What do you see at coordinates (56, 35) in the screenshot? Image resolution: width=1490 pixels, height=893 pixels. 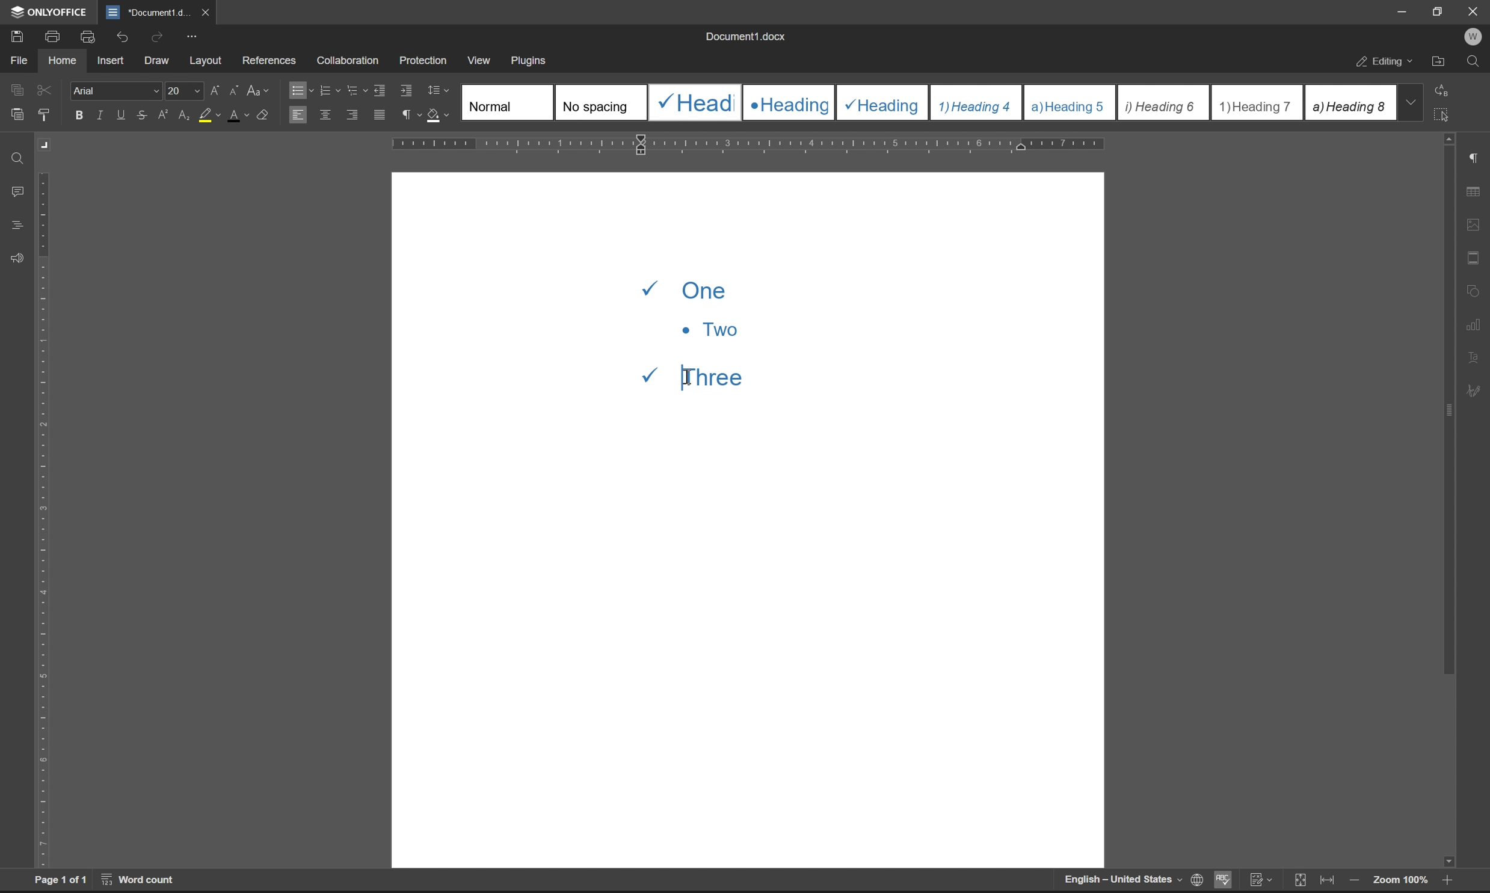 I see `print` at bounding box center [56, 35].